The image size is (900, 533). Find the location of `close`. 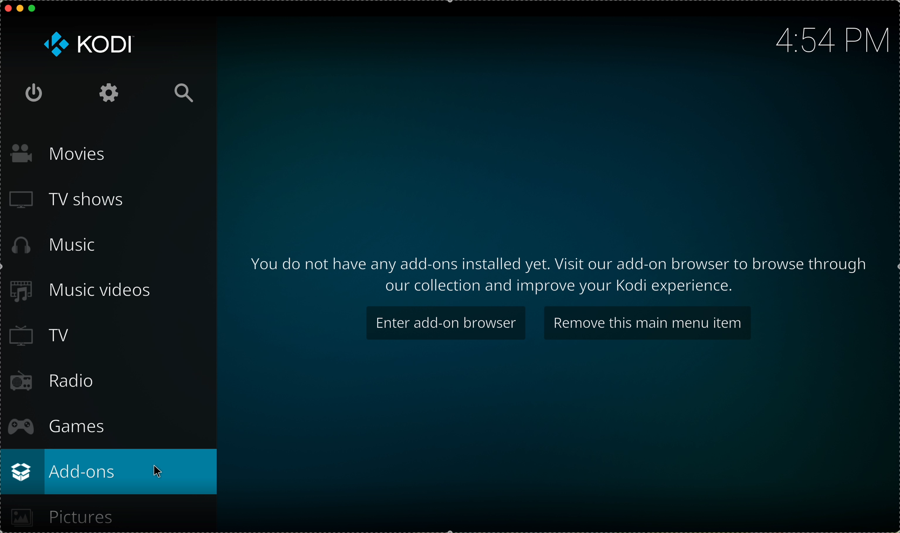

close is located at coordinates (6, 8).